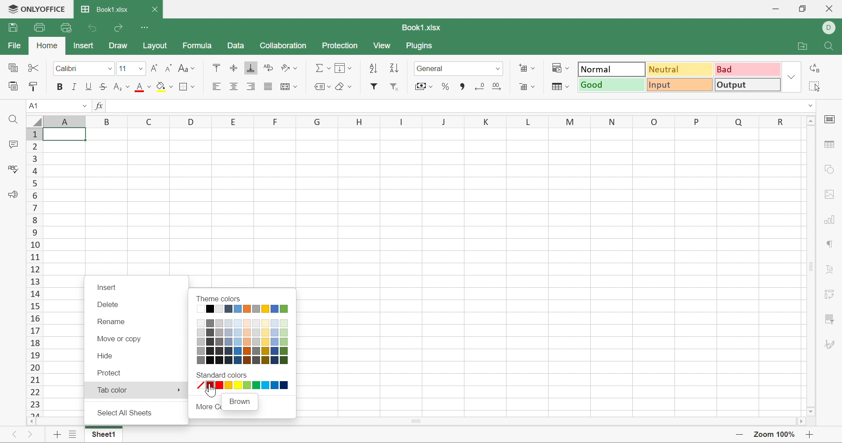  I want to click on Shape settings, so click(829, 169).